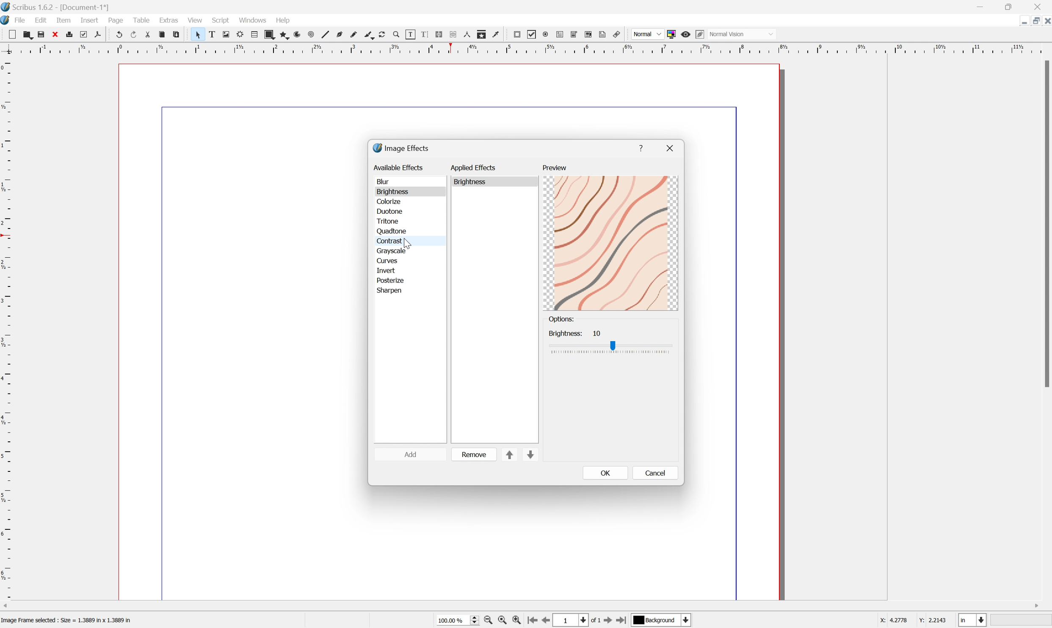  What do you see at coordinates (271, 34) in the screenshot?
I see `Shape` at bounding box center [271, 34].